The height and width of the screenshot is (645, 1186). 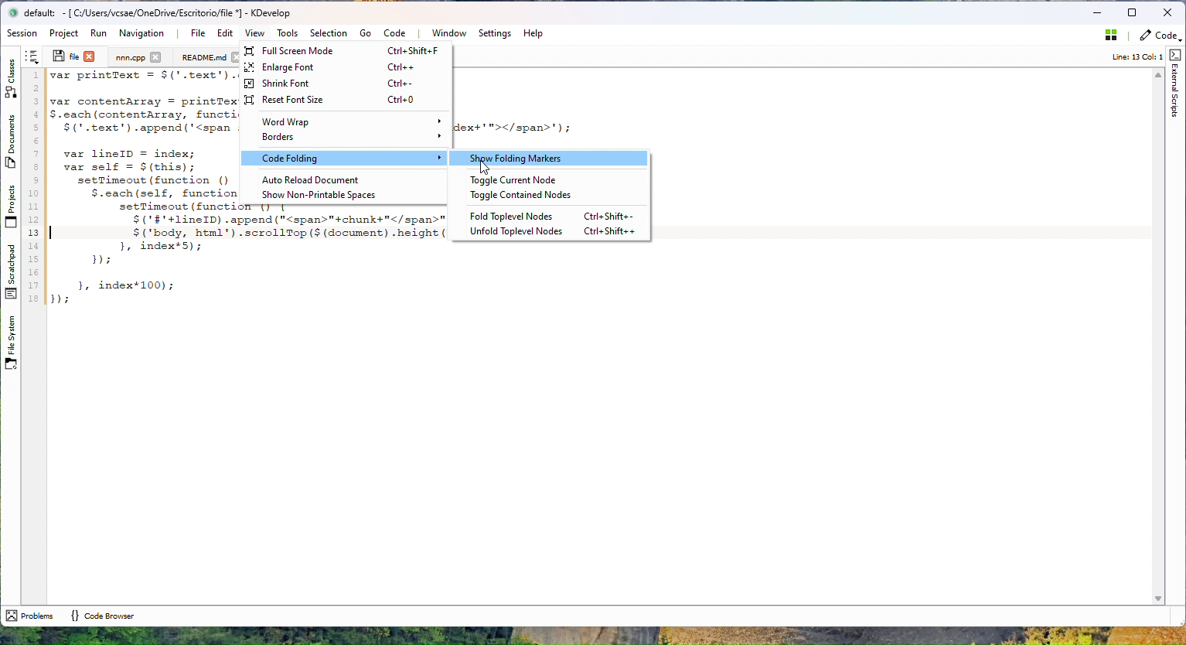 I want to click on code, so click(x=142, y=189).